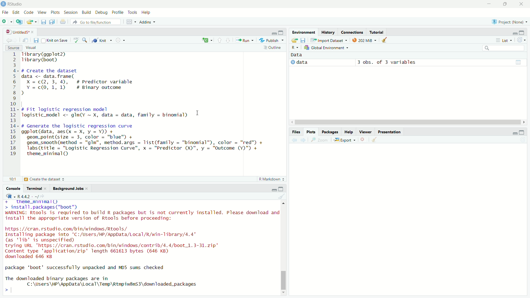 The width and height of the screenshot is (530, 298). What do you see at coordinates (408, 122) in the screenshot?
I see `horizontal scroll bar` at bounding box center [408, 122].